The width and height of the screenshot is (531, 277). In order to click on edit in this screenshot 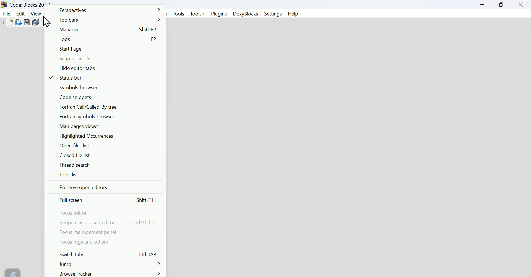, I will do `click(20, 13)`.